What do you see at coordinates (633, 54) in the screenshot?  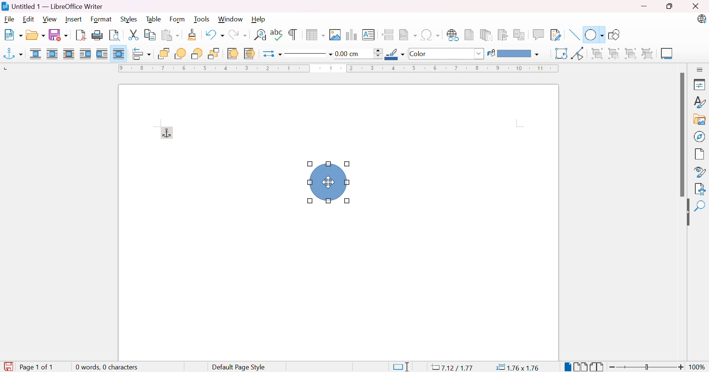 I see `Exit group` at bounding box center [633, 54].